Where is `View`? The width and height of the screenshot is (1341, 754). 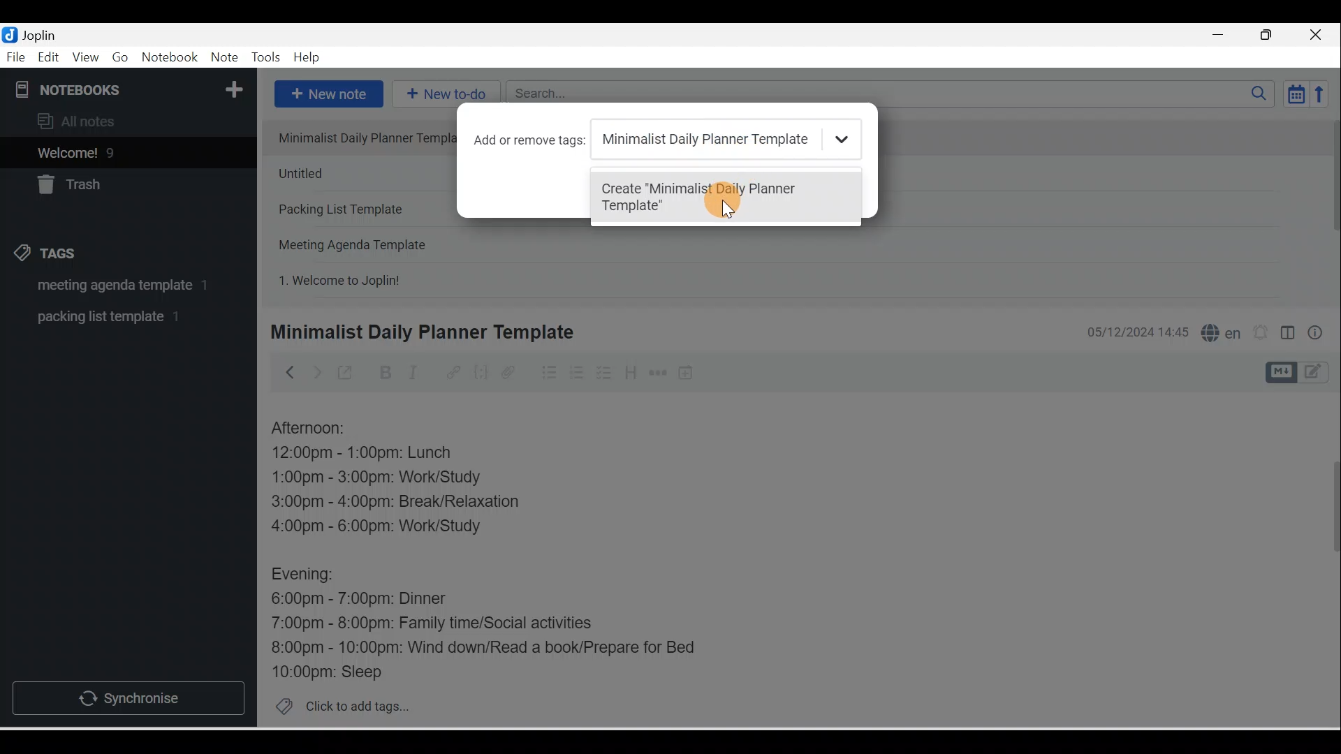
View is located at coordinates (85, 58).